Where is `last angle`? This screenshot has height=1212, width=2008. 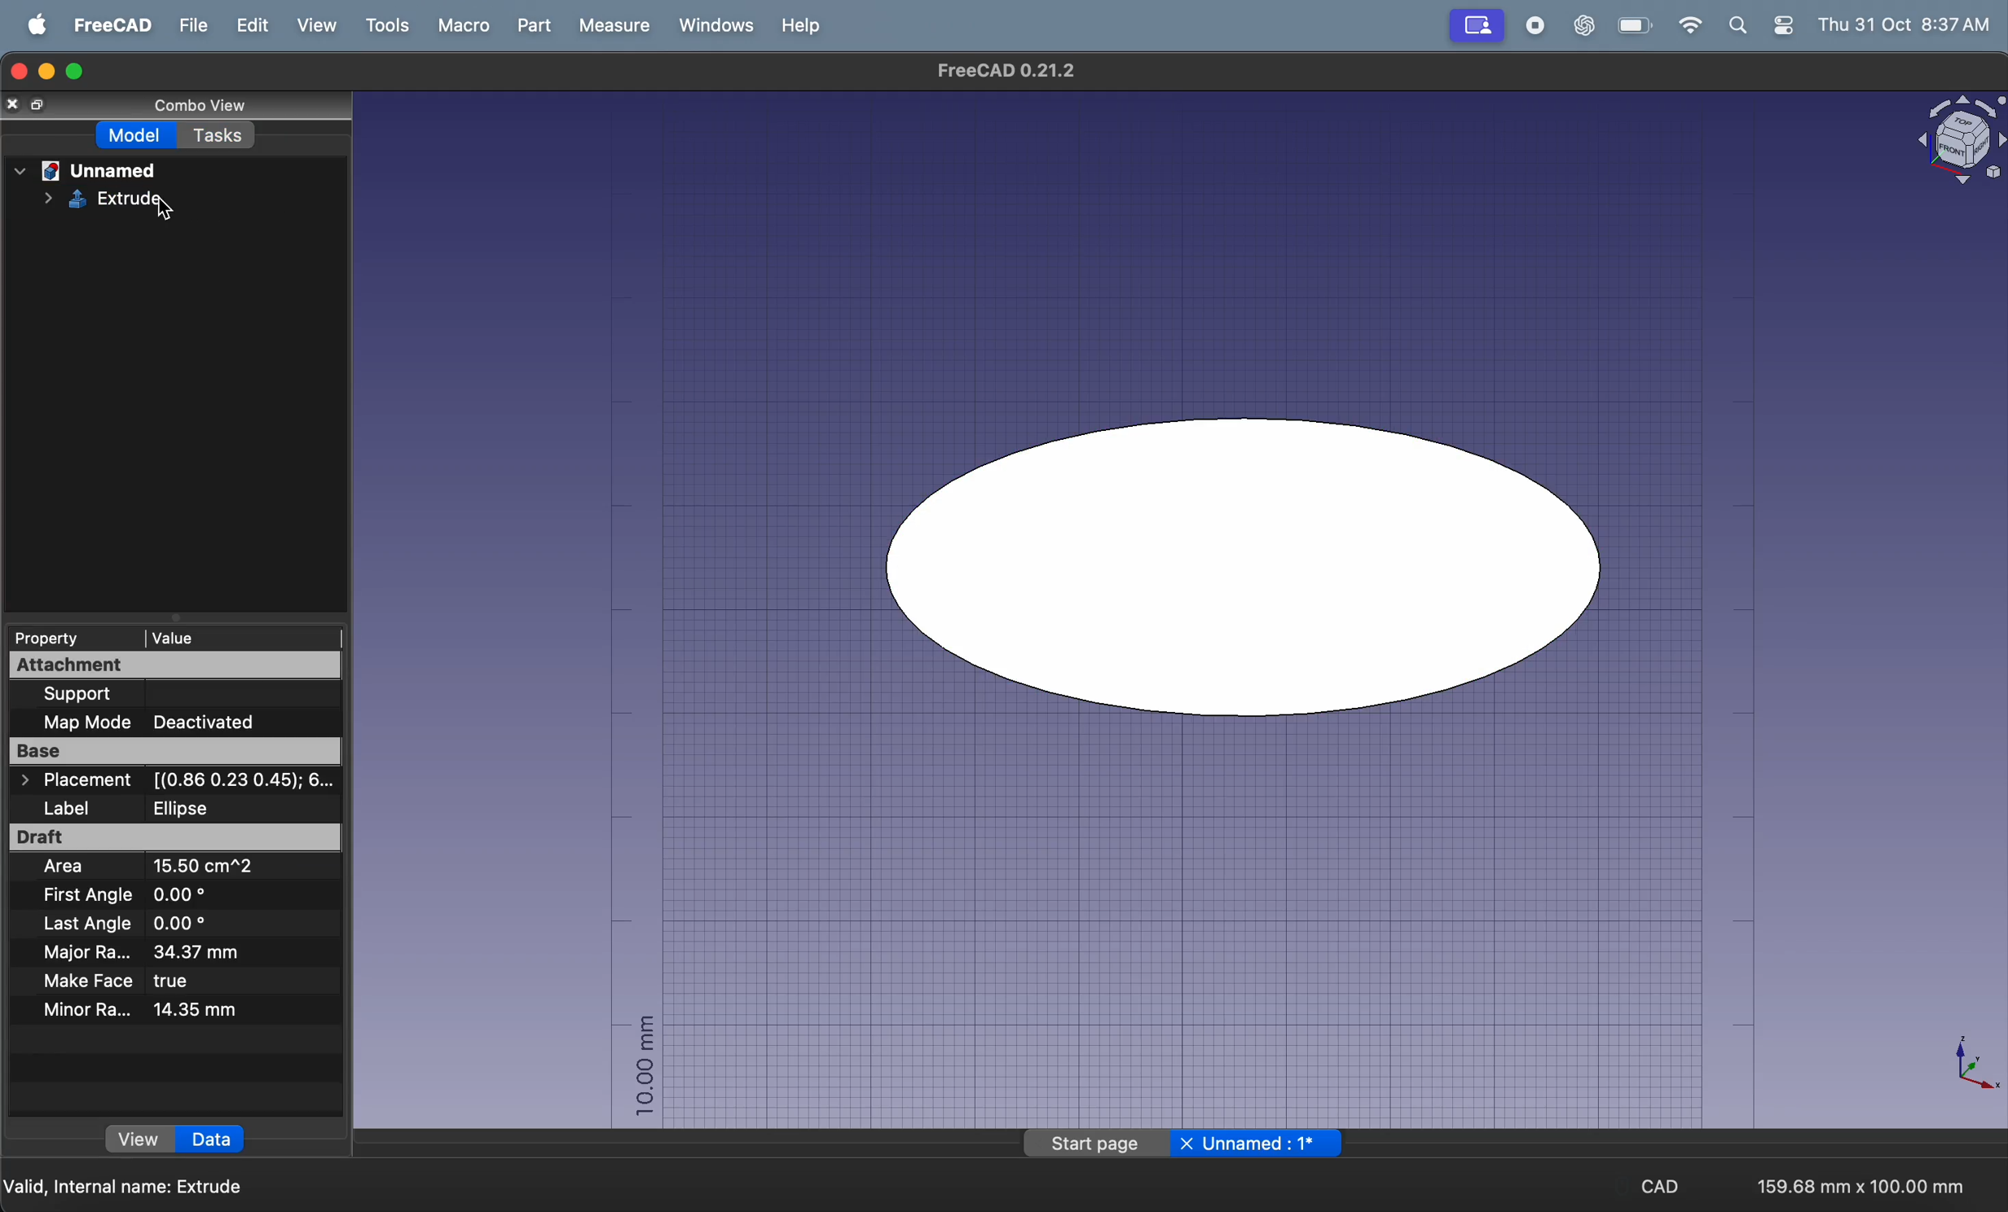 last angle is located at coordinates (121, 925).